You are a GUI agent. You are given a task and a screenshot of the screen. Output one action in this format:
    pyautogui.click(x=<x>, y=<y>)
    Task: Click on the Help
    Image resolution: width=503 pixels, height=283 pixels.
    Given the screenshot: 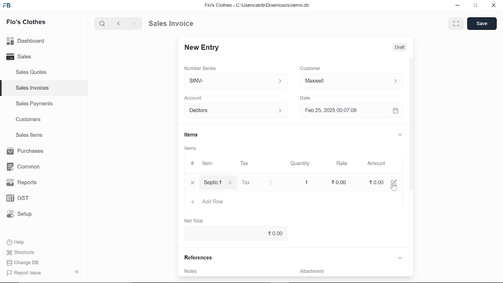 What is the action you would take?
    pyautogui.click(x=17, y=242)
    